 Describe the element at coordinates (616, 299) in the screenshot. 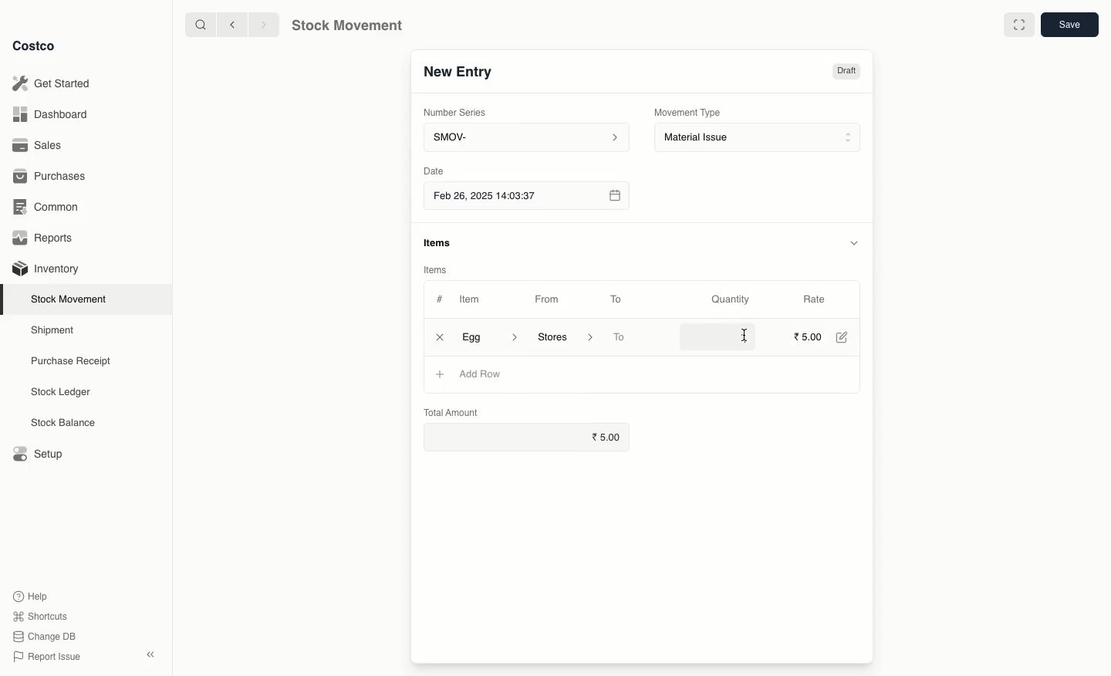

I see `To` at that location.